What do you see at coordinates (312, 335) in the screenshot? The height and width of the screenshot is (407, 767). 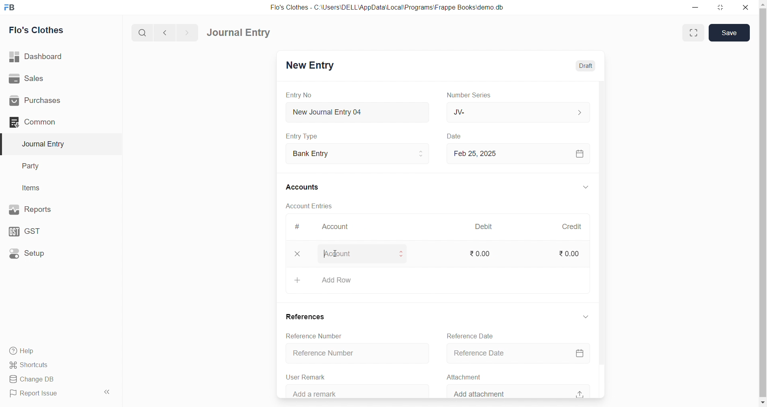 I see `Reference Number` at bounding box center [312, 335].